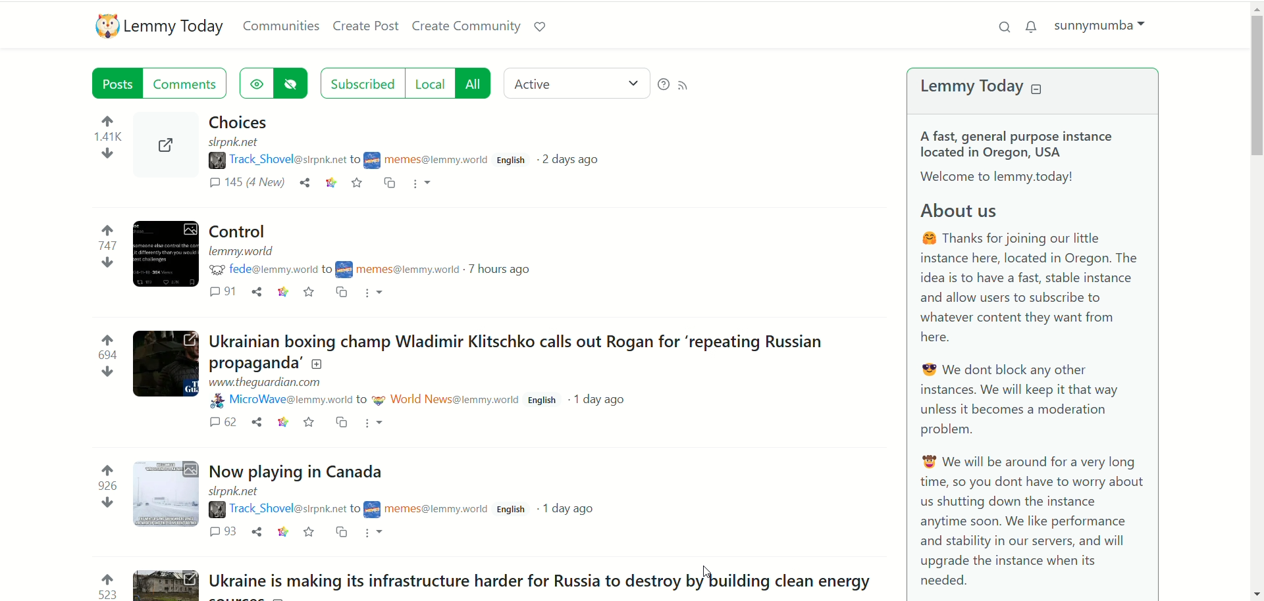  I want to click on Expand the post with the image, so click(166, 583).